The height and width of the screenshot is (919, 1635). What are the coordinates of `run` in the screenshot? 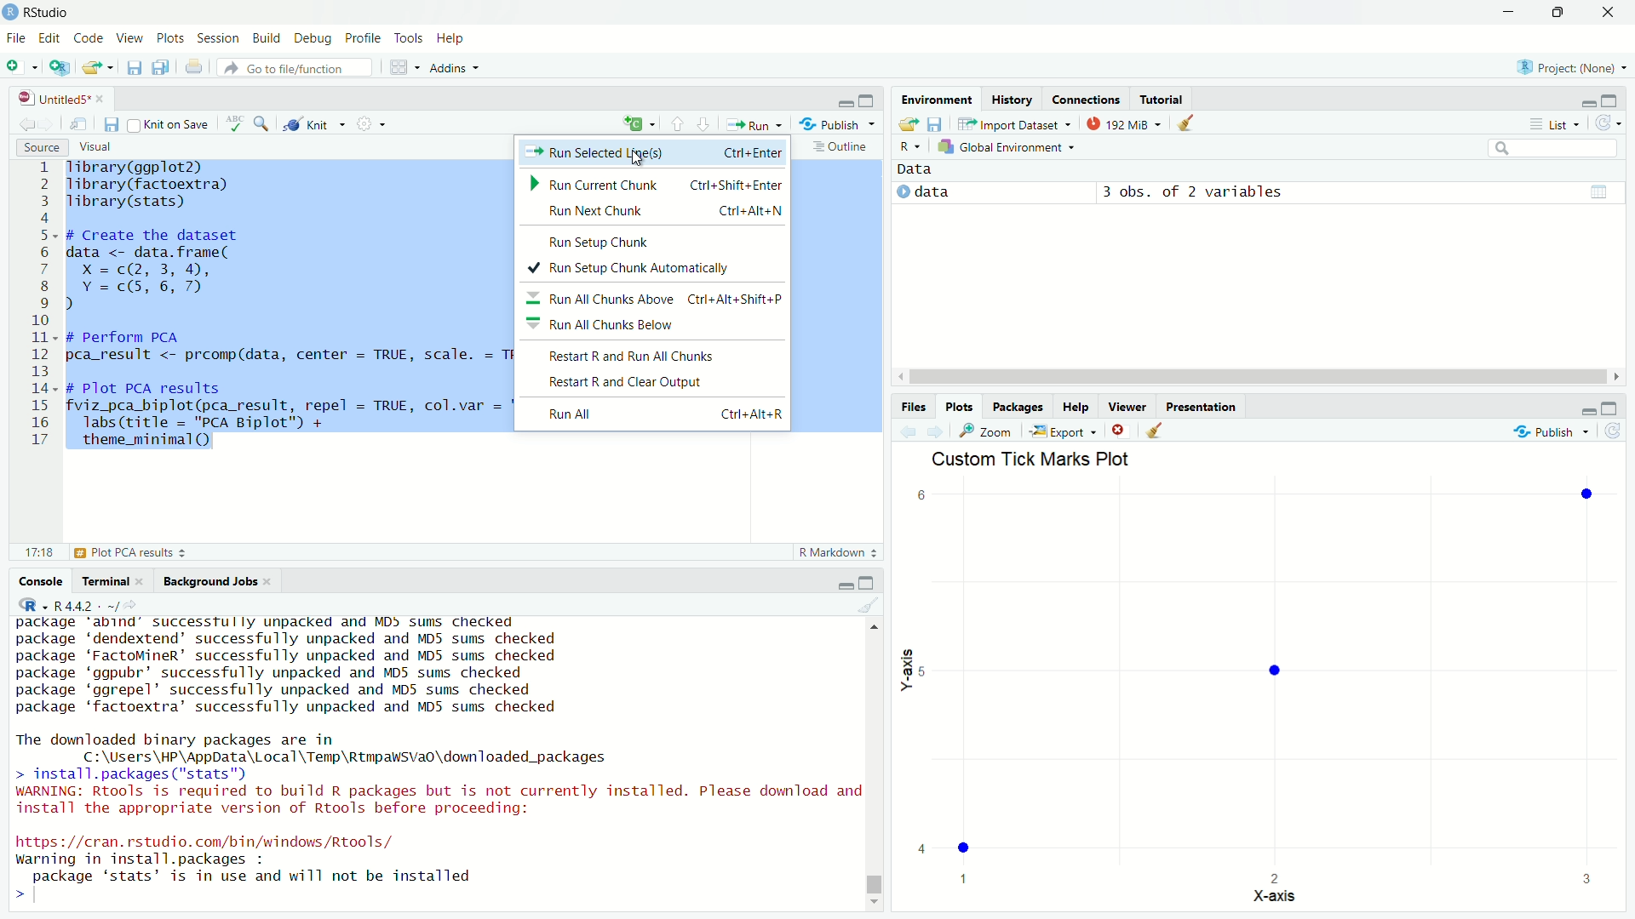 It's located at (753, 123).